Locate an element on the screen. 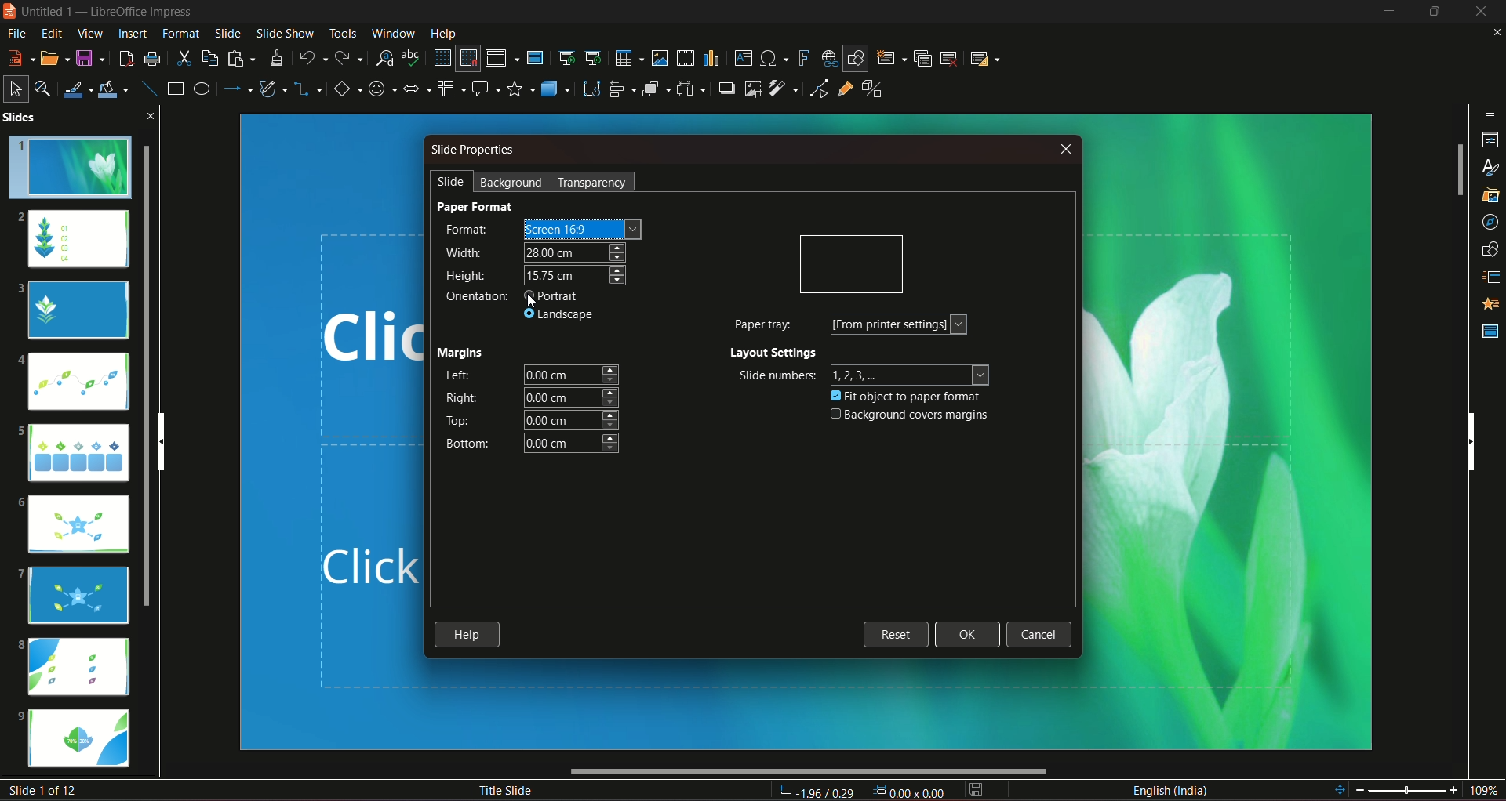 The width and height of the screenshot is (1506, 801). master slides  is located at coordinates (1489, 331).